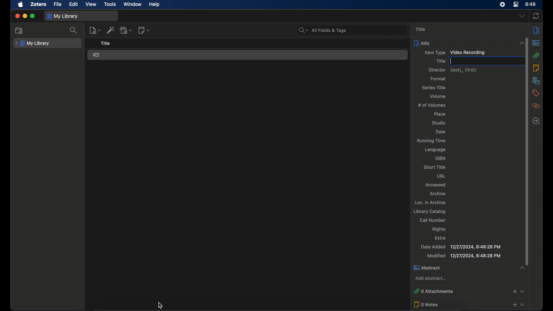 Image resolution: width=553 pixels, height=311 pixels. I want to click on window, so click(132, 4).